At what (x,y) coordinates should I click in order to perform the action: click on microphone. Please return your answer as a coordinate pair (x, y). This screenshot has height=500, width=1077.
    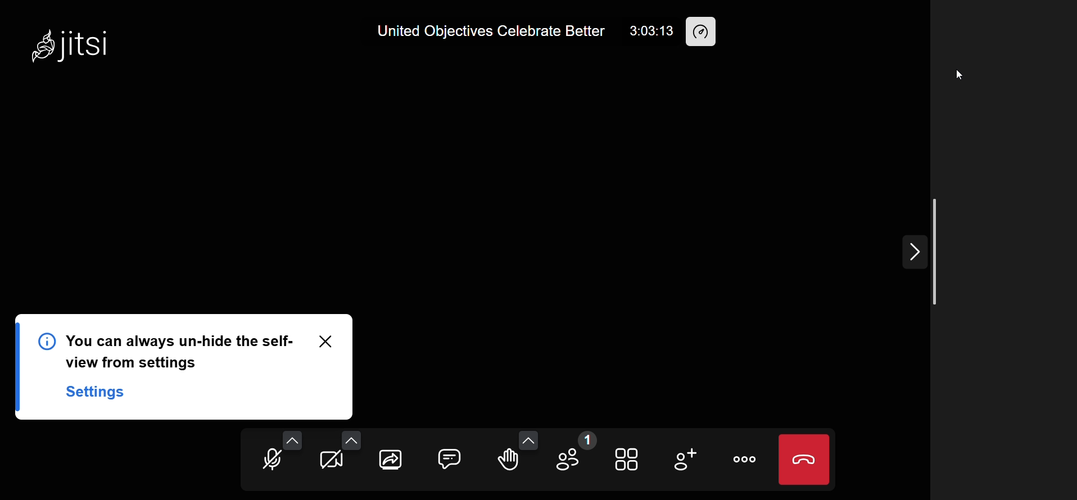
    Looking at the image, I should click on (270, 462).